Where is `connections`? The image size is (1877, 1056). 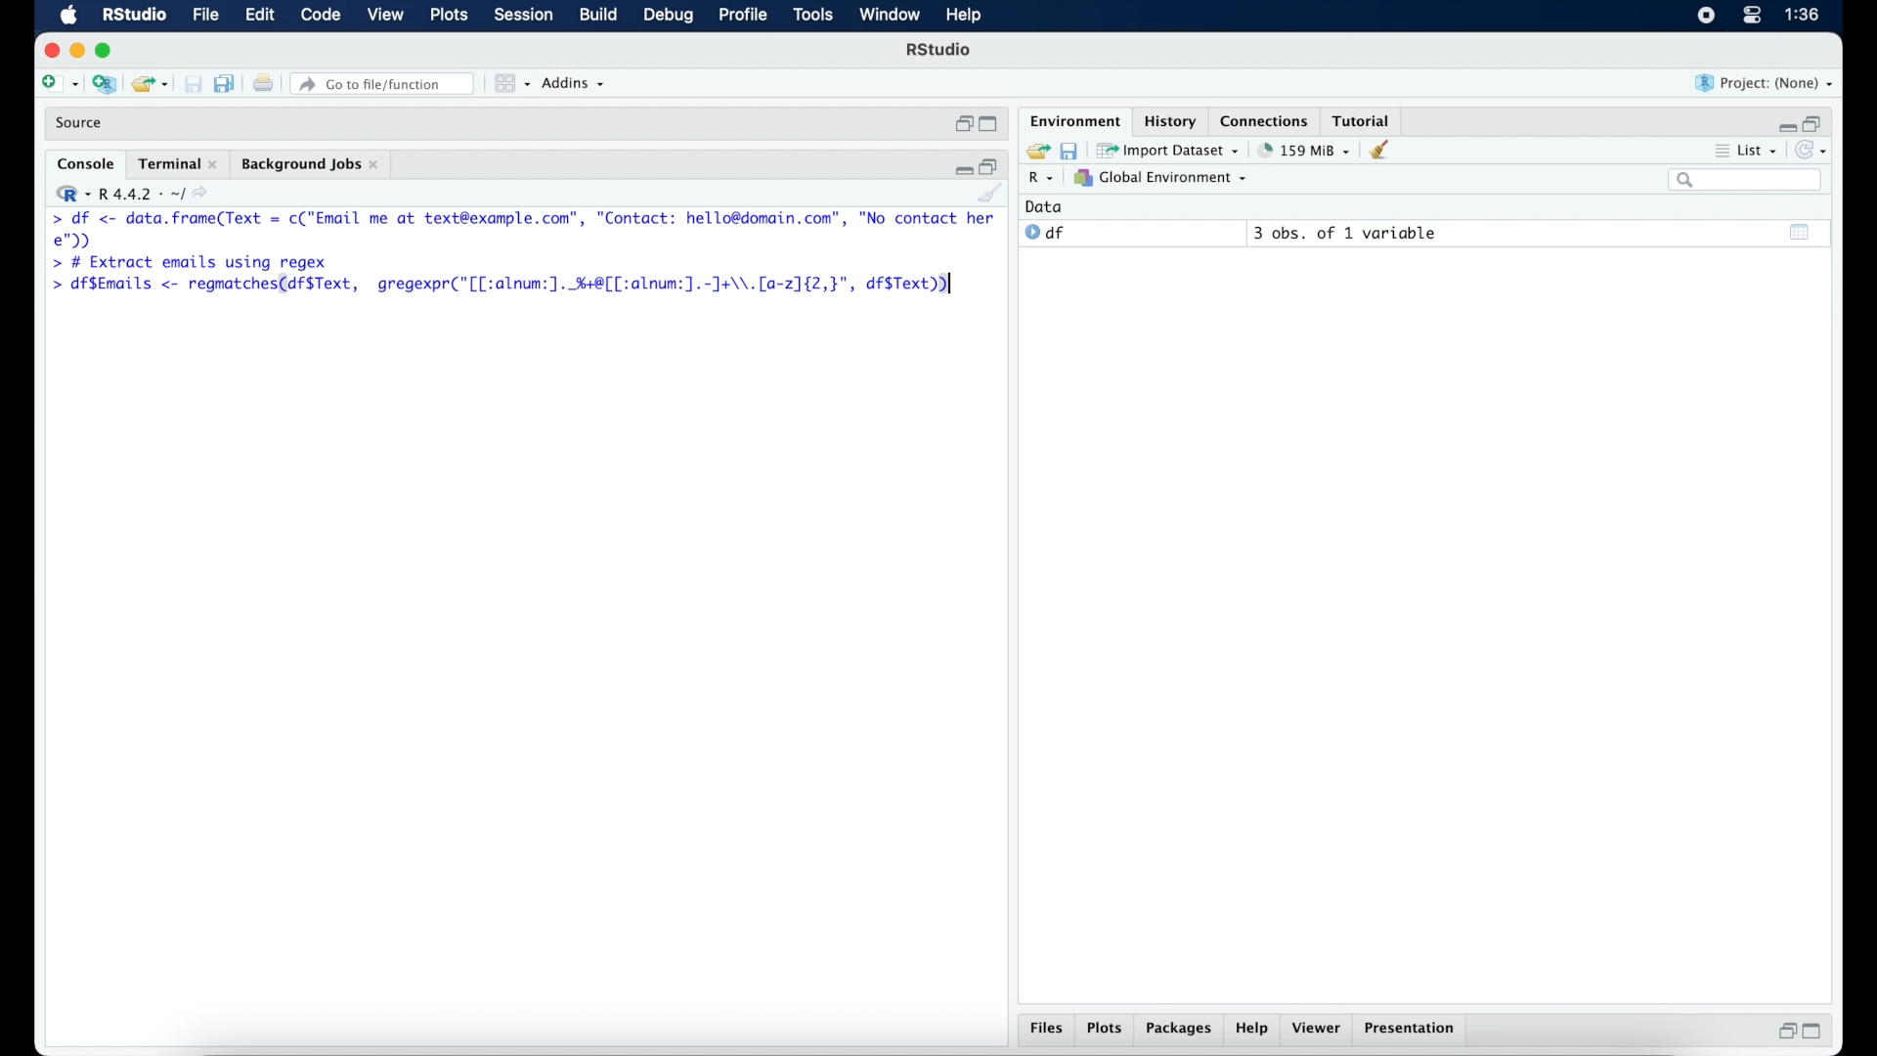
connections is located at coordinates (1267, 120).